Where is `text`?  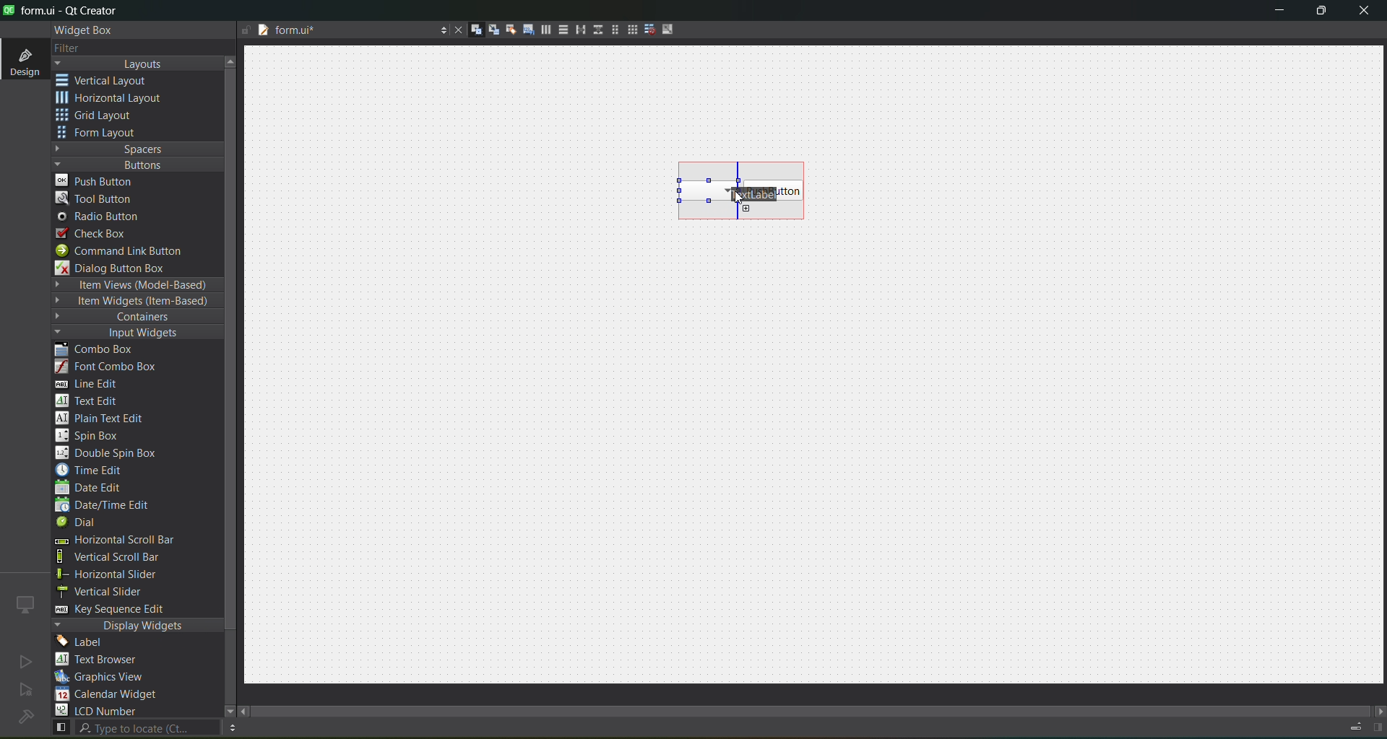 text is located at coordinates (105, 660).